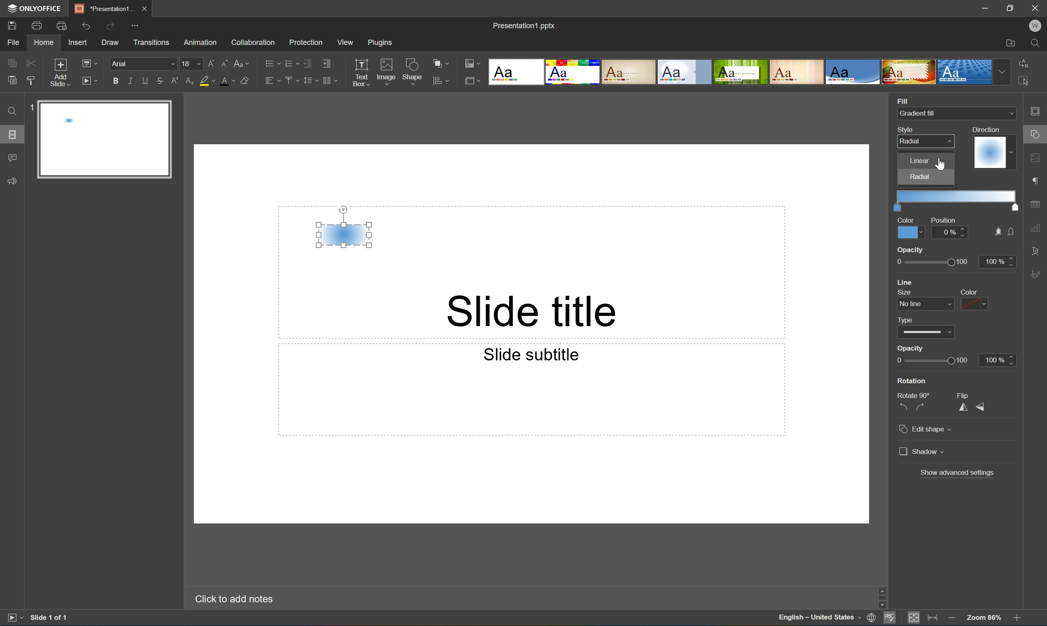  I want to click on Color, so click(906, 219).